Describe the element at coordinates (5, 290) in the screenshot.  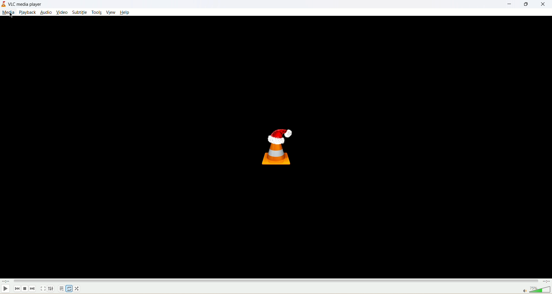
I see `play` at that location.